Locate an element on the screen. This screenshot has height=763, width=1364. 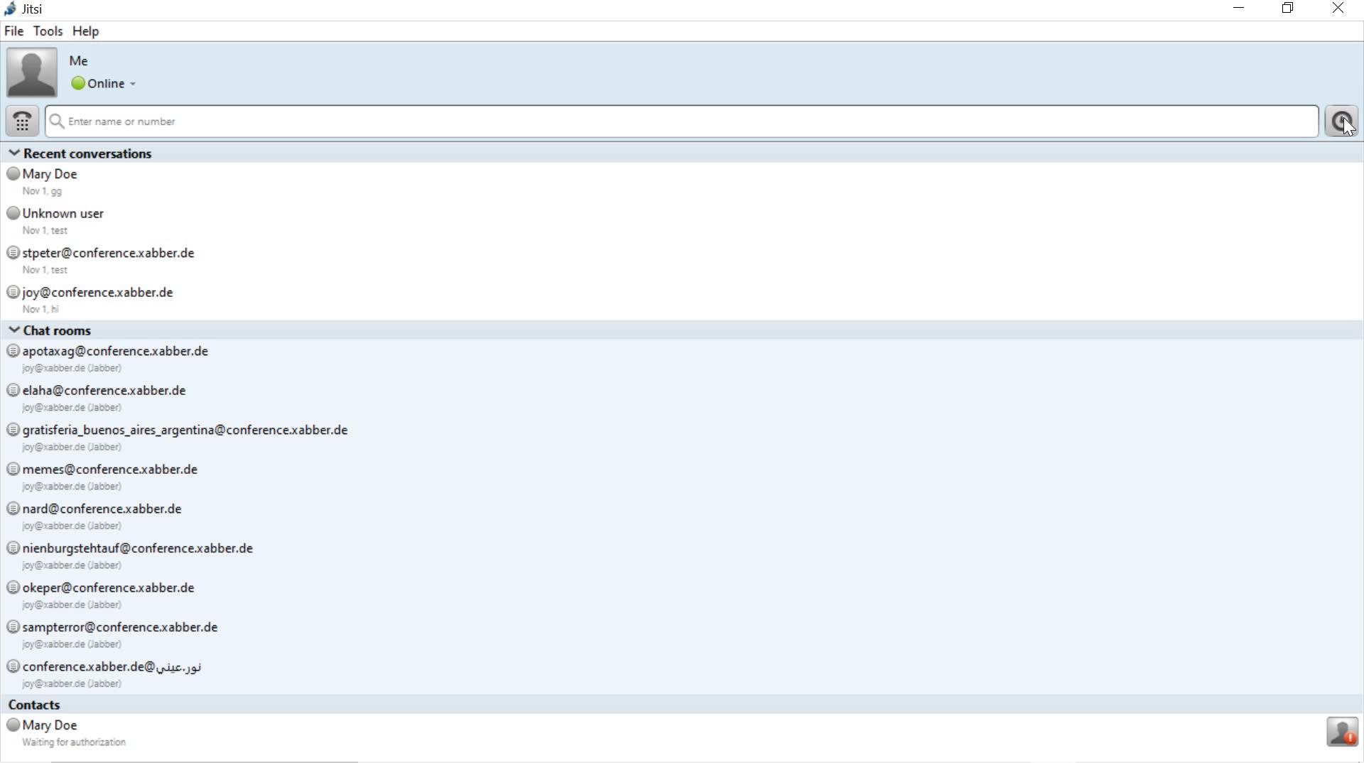
account image is located at coordinates (31, 72).